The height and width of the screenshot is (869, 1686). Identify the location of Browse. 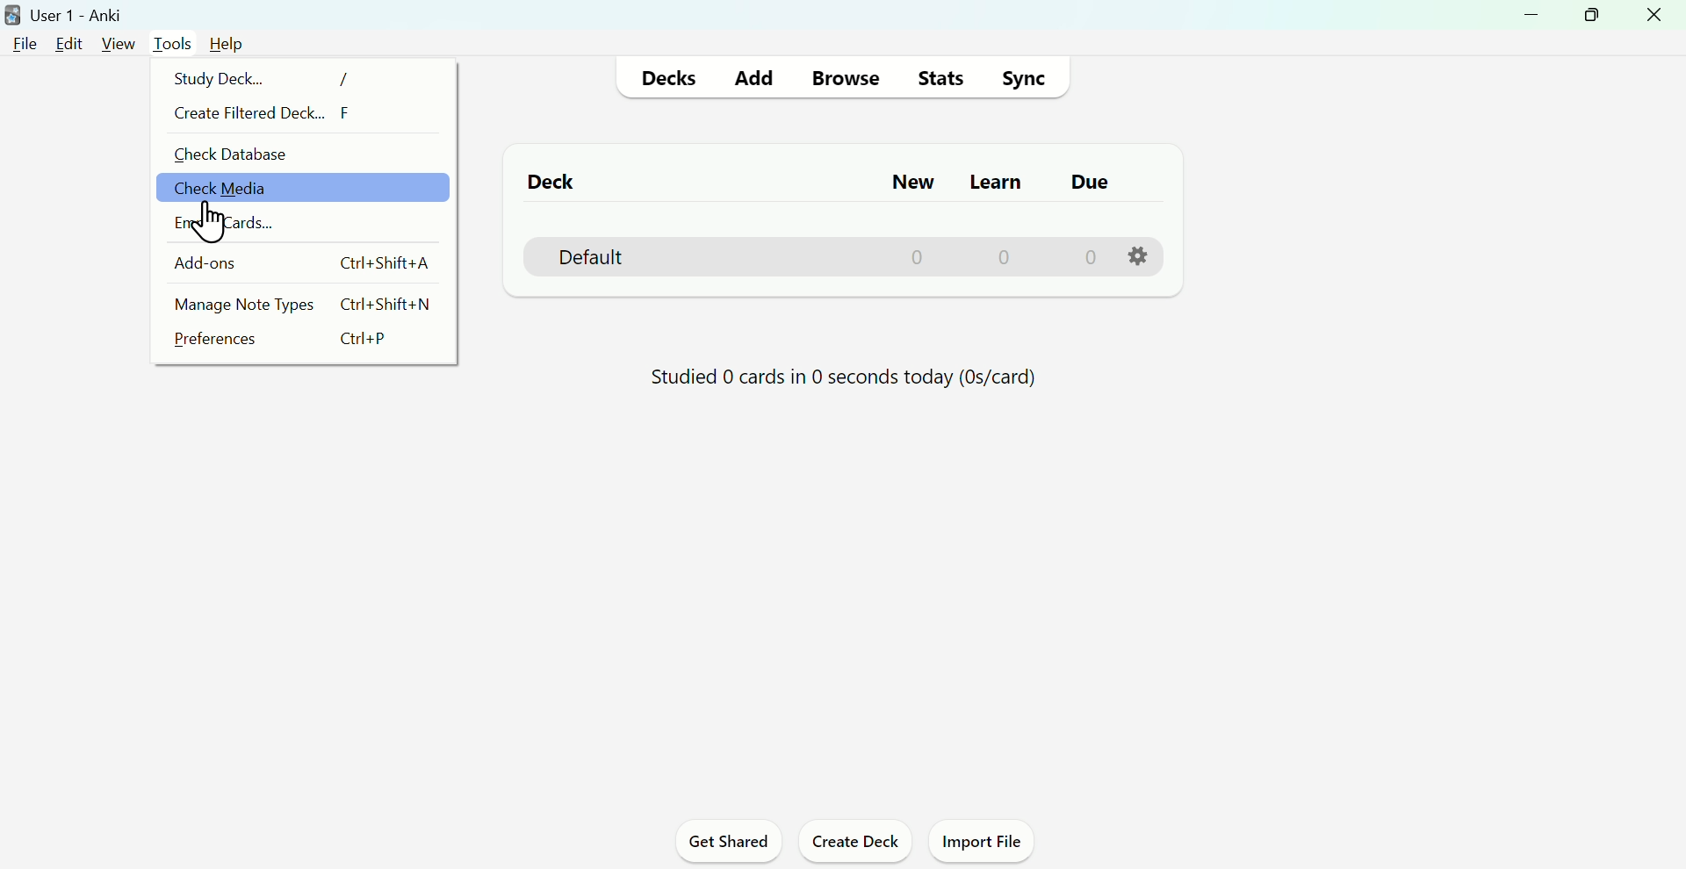
(847, 76).